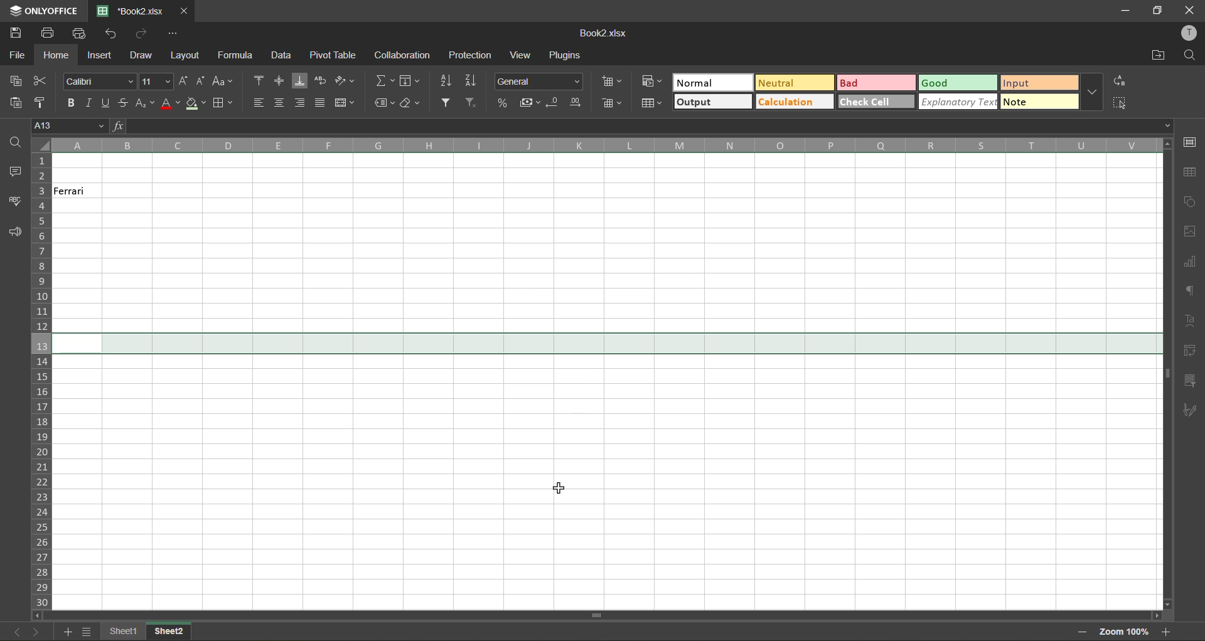  Describe the element at coordinates (385, 102) in the screenshot. I see `named ranges` at that location.